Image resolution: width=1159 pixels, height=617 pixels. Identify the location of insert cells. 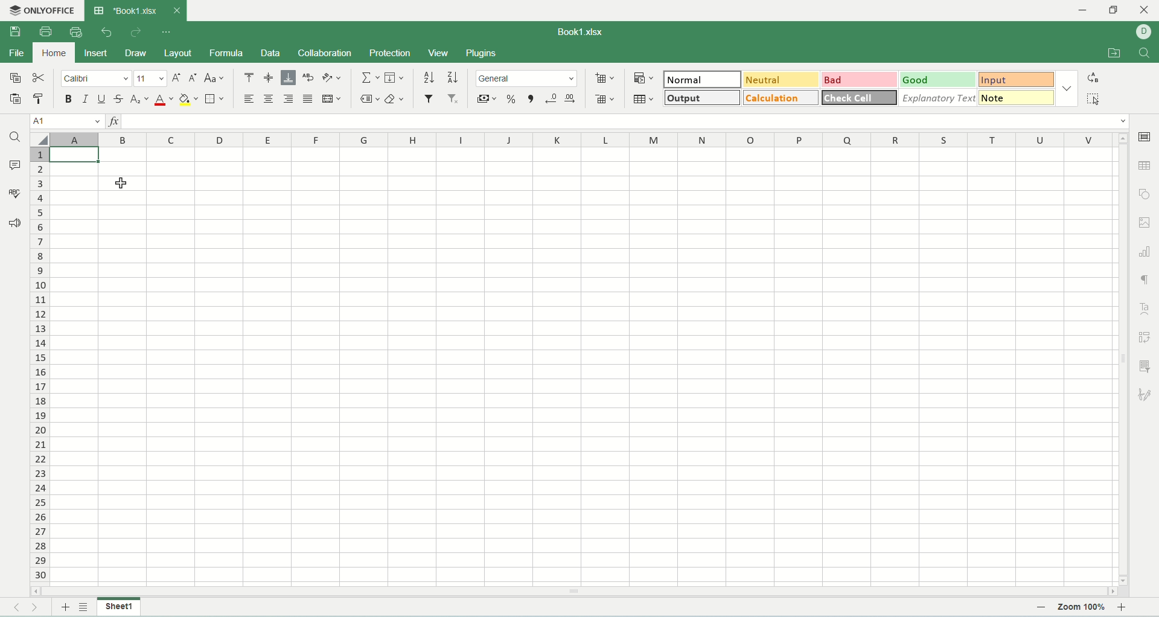
(604, 79).